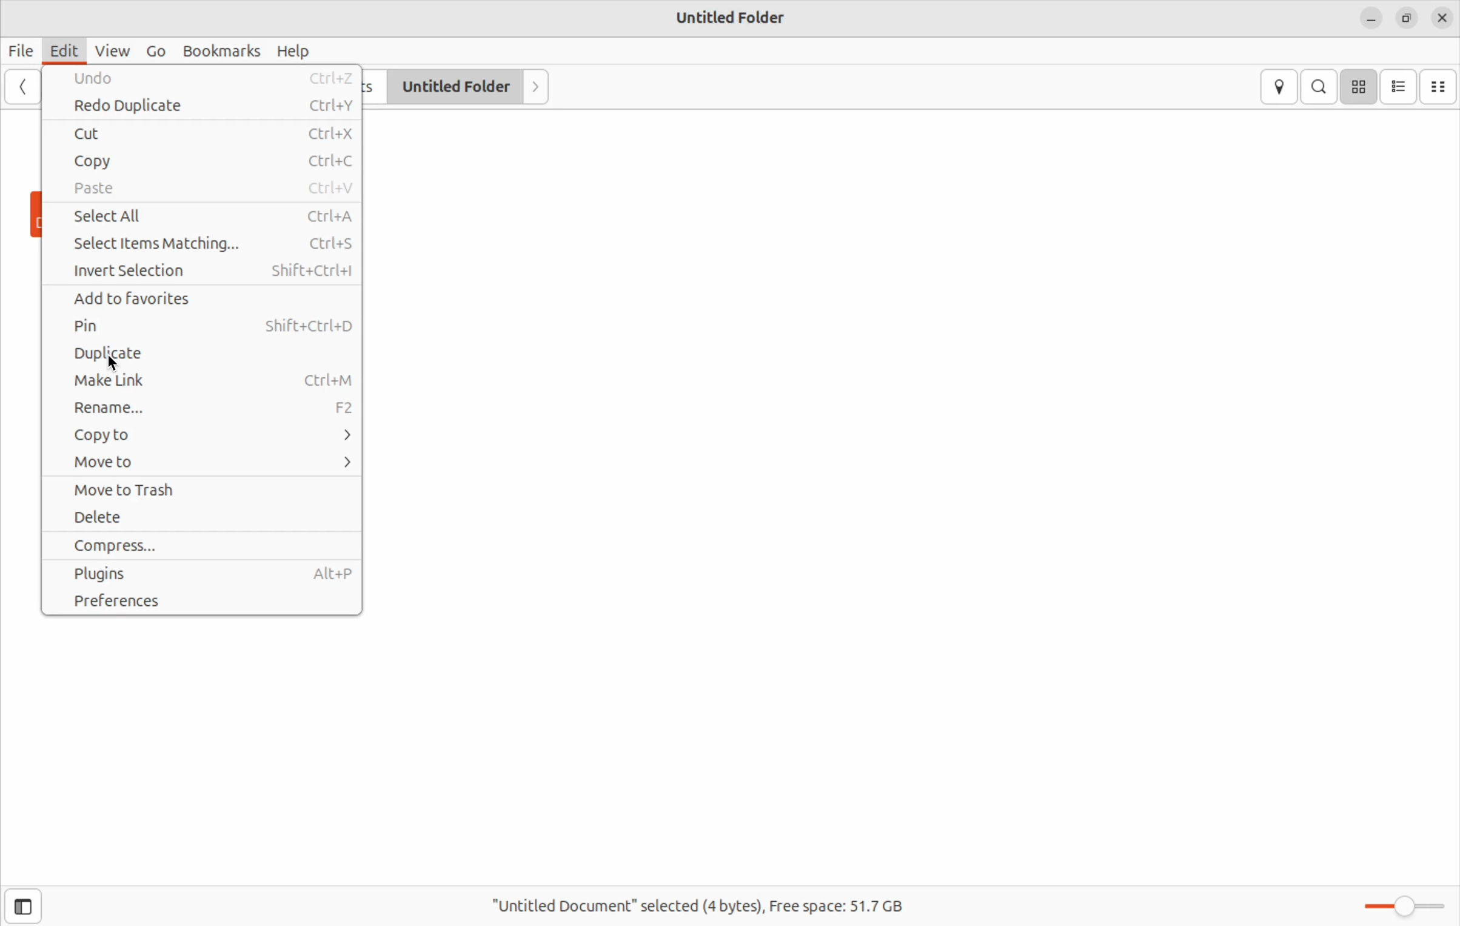  I want to click on Delete, so click(204, 517).